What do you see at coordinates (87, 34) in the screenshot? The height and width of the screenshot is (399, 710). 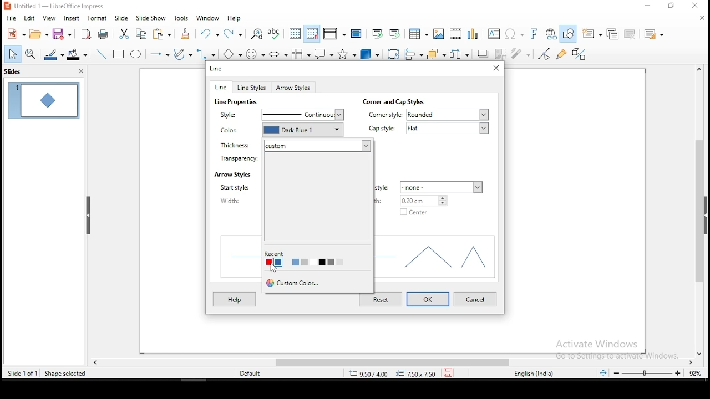 I see `export as pdf` at bounding box center [87, 34].